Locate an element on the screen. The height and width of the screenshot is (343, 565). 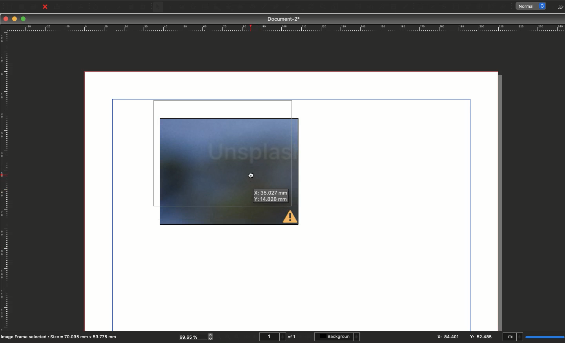
Link annotation is located at coordinates (505, 7).